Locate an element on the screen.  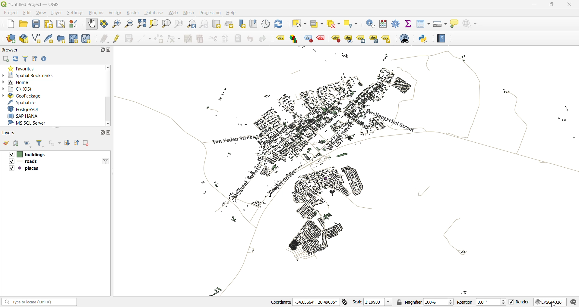
filter by experience is located at coordinates (54, 143).